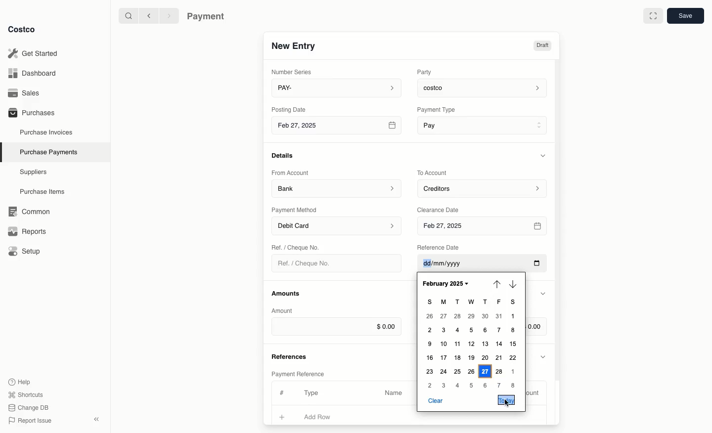  What do you see at coordinates (280, 391) in the screenshot?
I see `#` at bounding box center [280, 391].